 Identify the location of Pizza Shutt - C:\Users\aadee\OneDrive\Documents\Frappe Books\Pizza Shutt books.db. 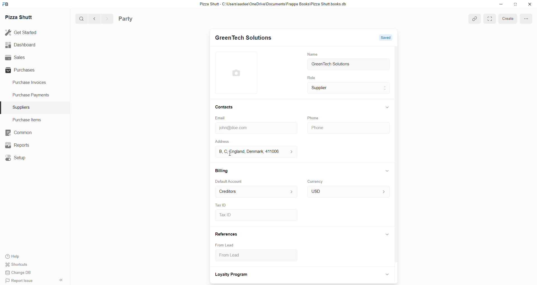
(272, 5).